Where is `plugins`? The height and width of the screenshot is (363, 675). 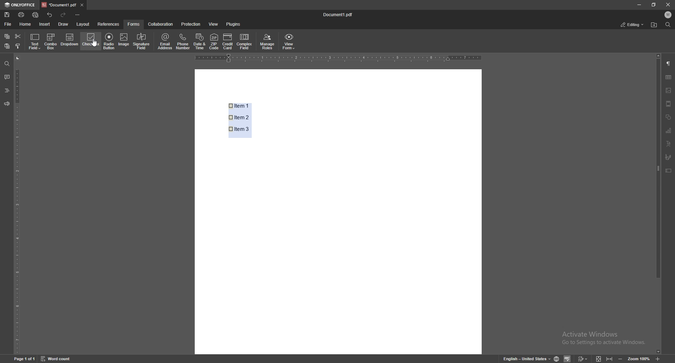 plugins is located at coordinates (235, 24).